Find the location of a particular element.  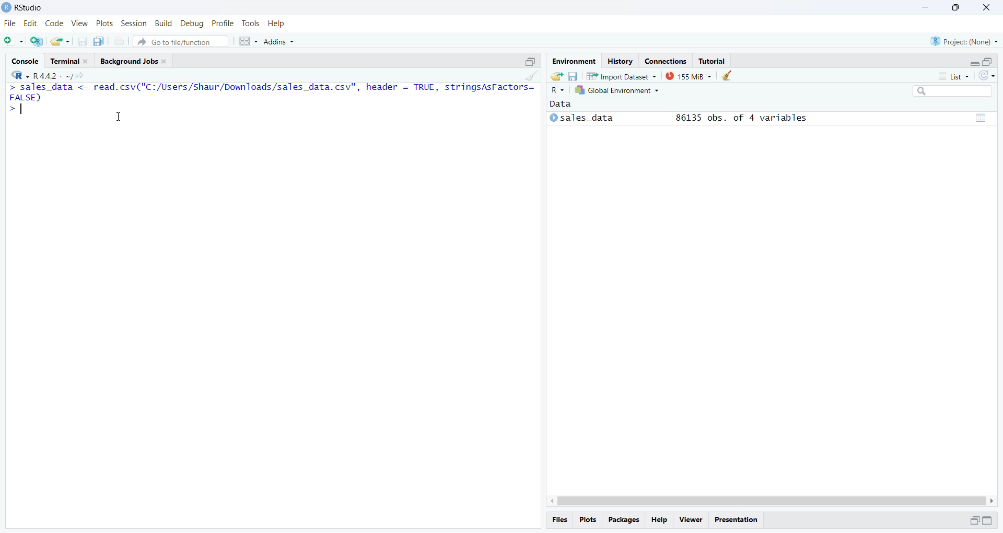

Edit is located at coordinates (31, 25).